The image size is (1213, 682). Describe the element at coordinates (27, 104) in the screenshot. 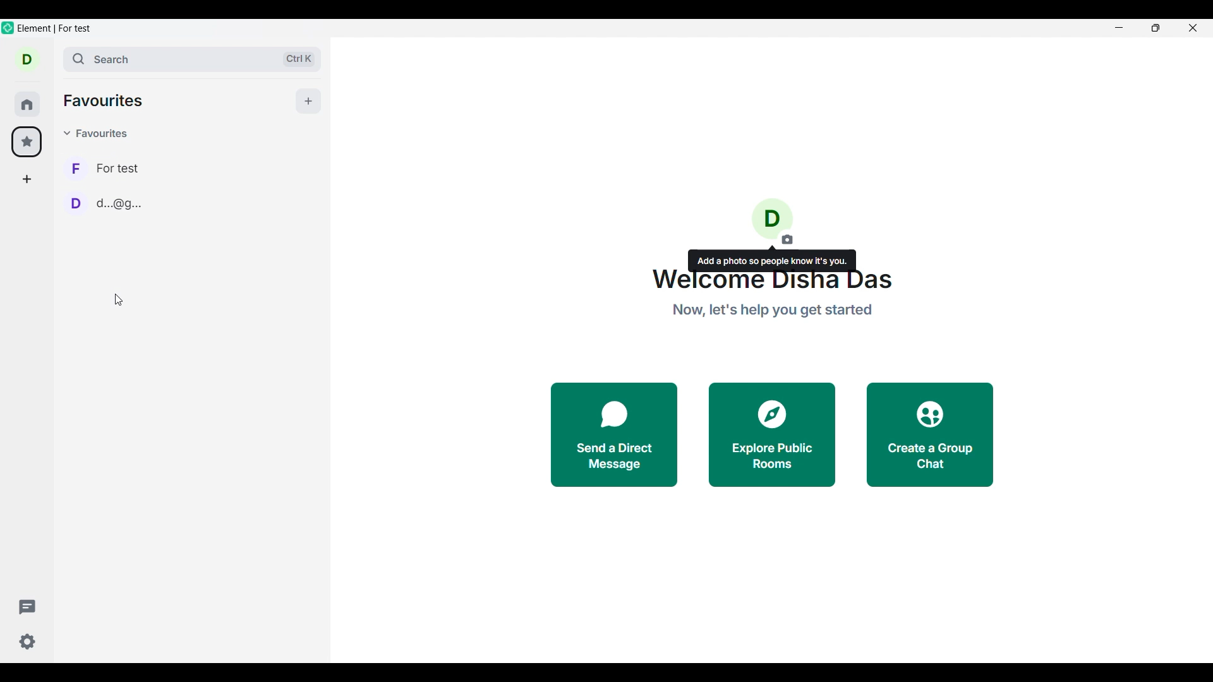

I see `home` at that location.